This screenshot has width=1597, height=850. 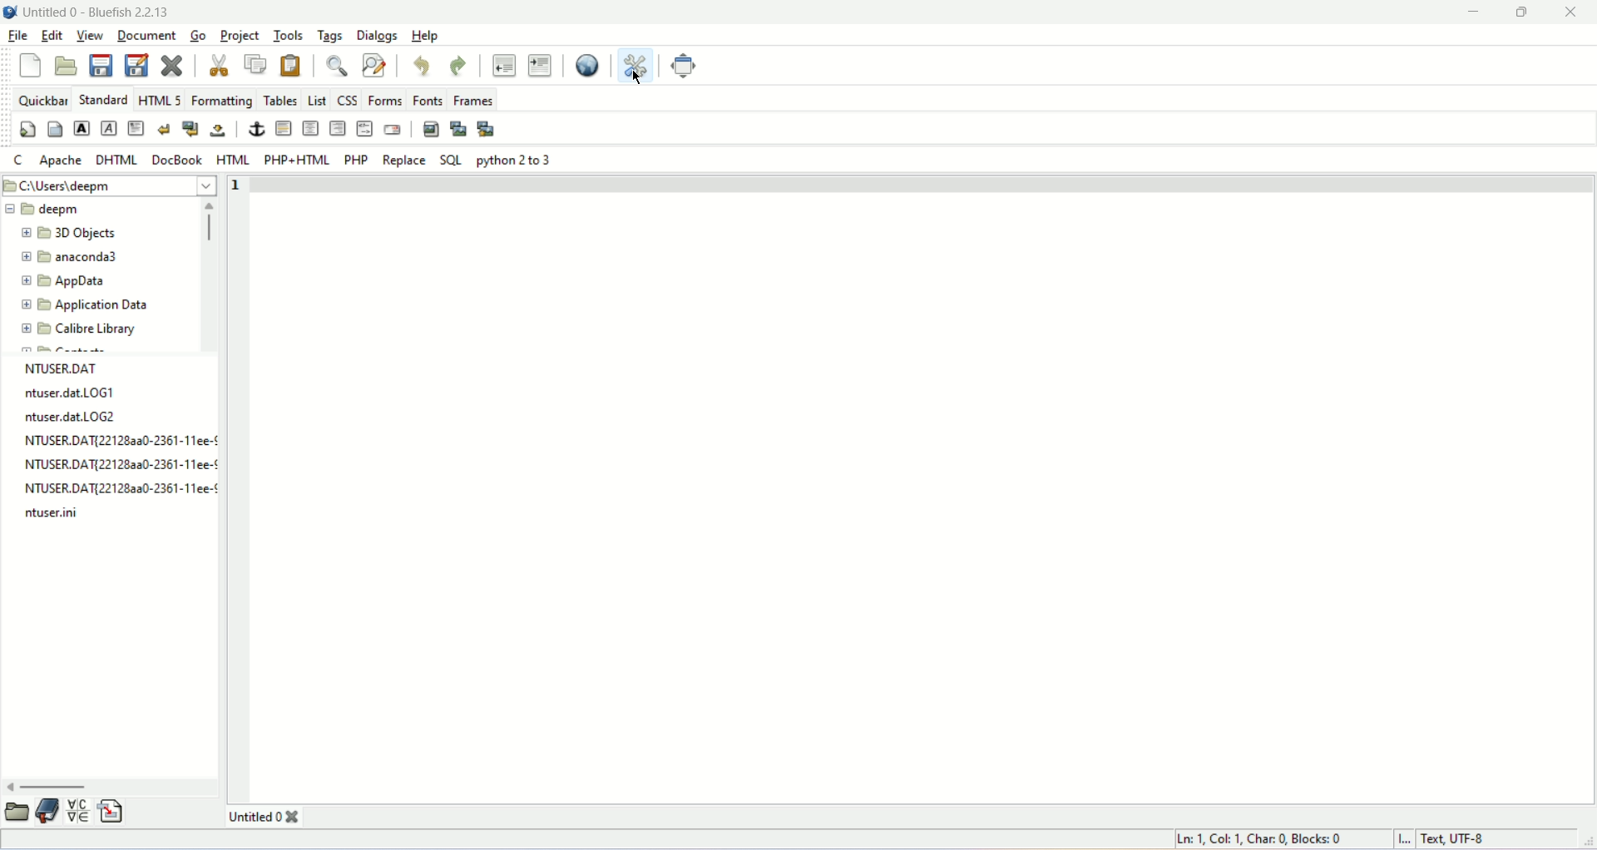 I want to click on NTUSER.DAT{22128aa0-2361-11ee-¢, so click(x=115, y=489).